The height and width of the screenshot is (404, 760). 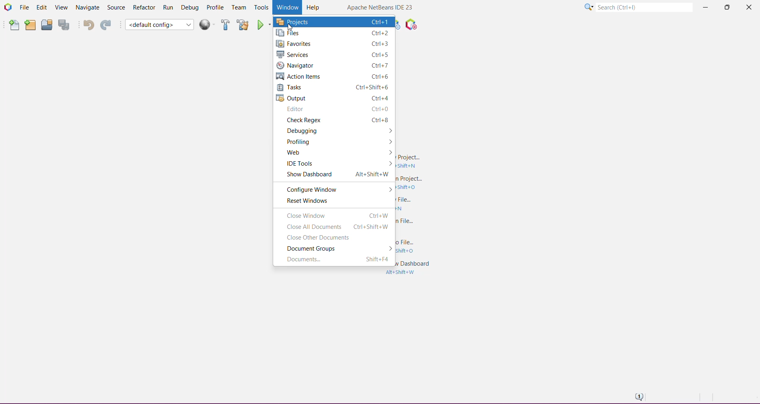 I want to click on More Options, so click(x=388, y=143).